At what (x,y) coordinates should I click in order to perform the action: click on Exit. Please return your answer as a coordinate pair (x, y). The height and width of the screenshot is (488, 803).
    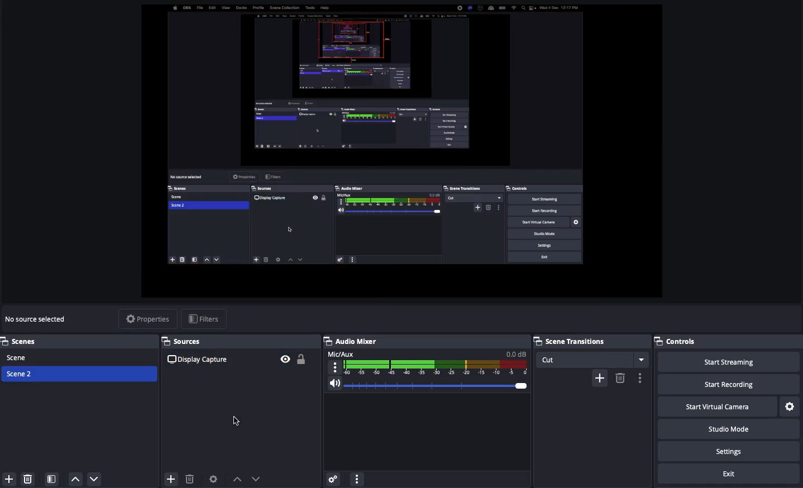
    Looking at the image, I should click on (729, 472).